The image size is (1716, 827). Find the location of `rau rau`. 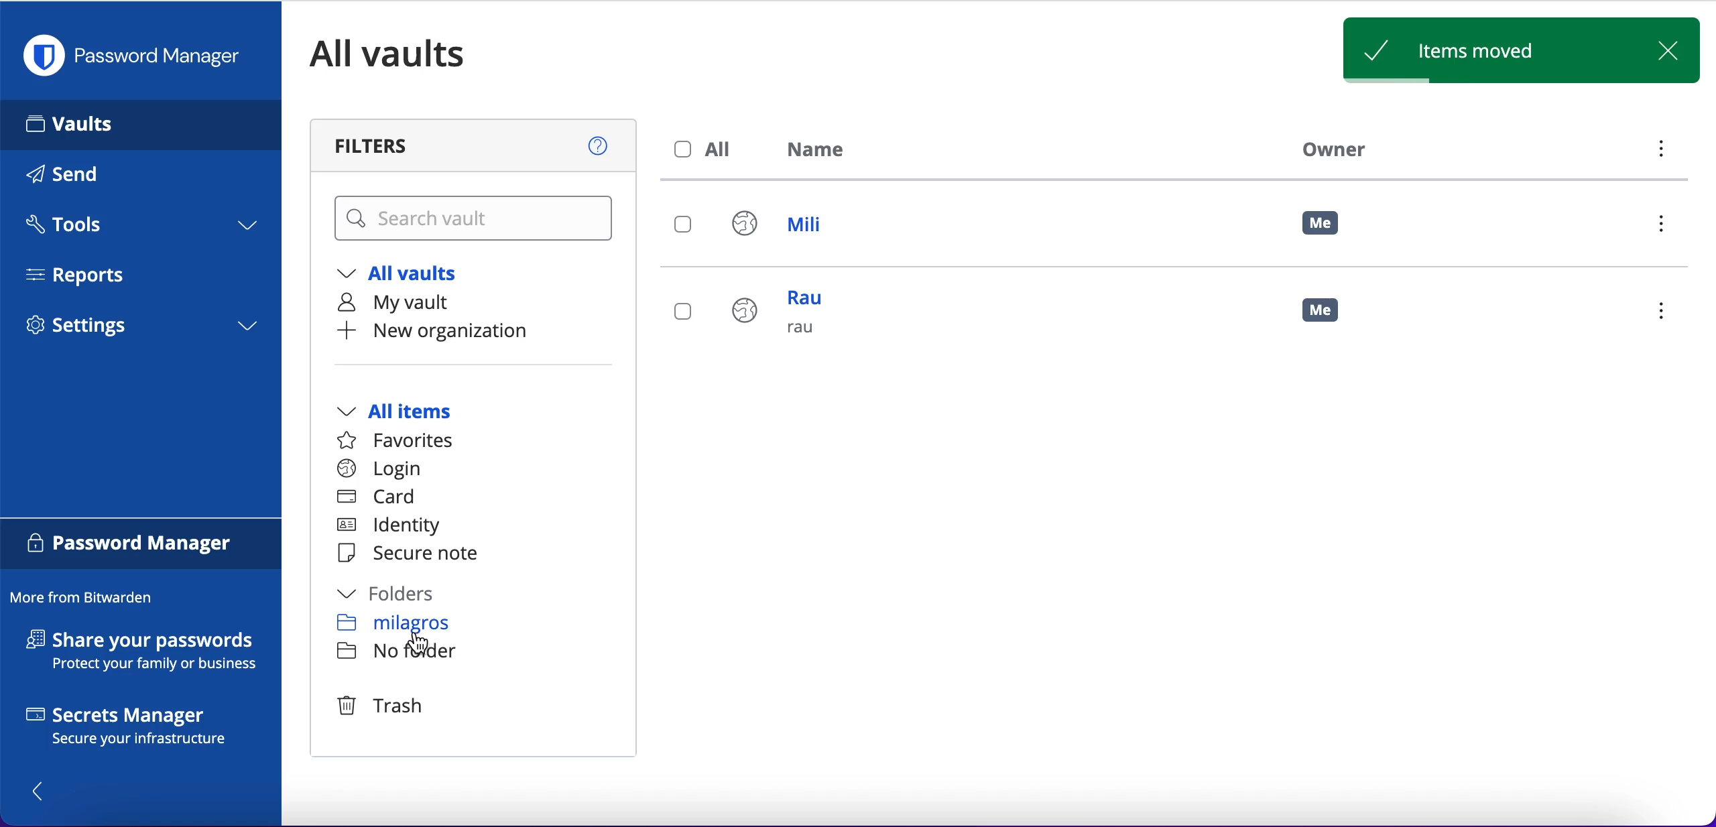

rau rau is located at coordinates (785, 320).